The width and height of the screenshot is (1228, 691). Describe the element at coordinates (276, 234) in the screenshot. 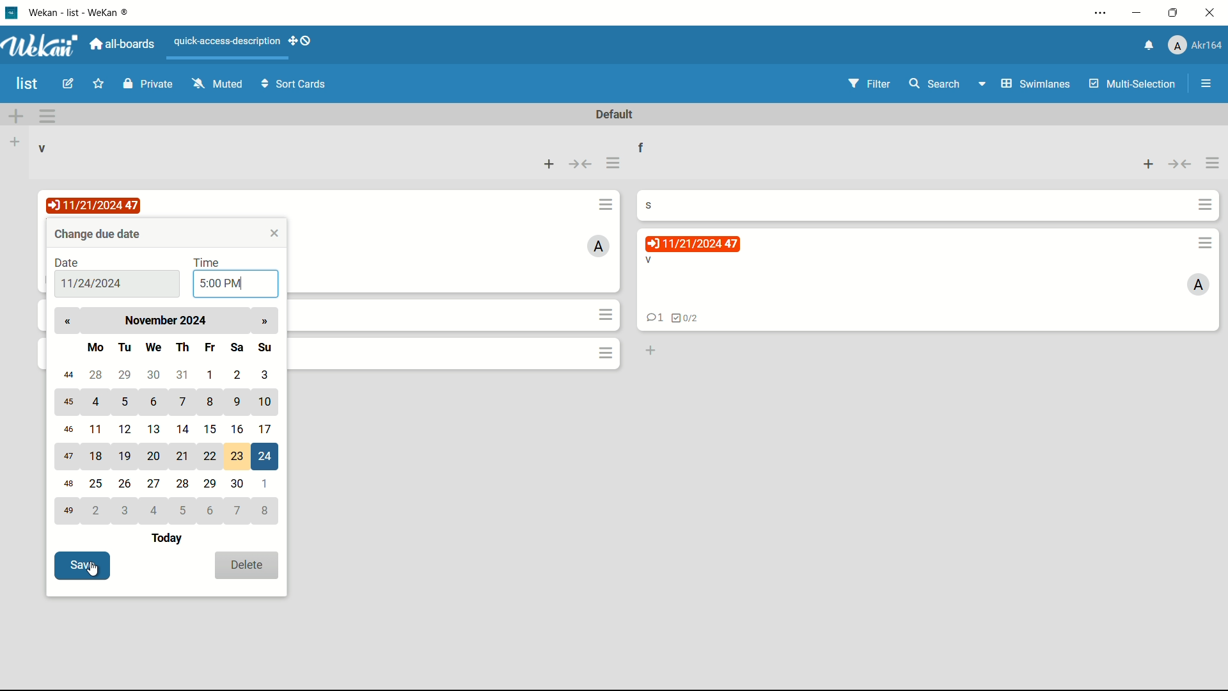

I see `close window` at that location.